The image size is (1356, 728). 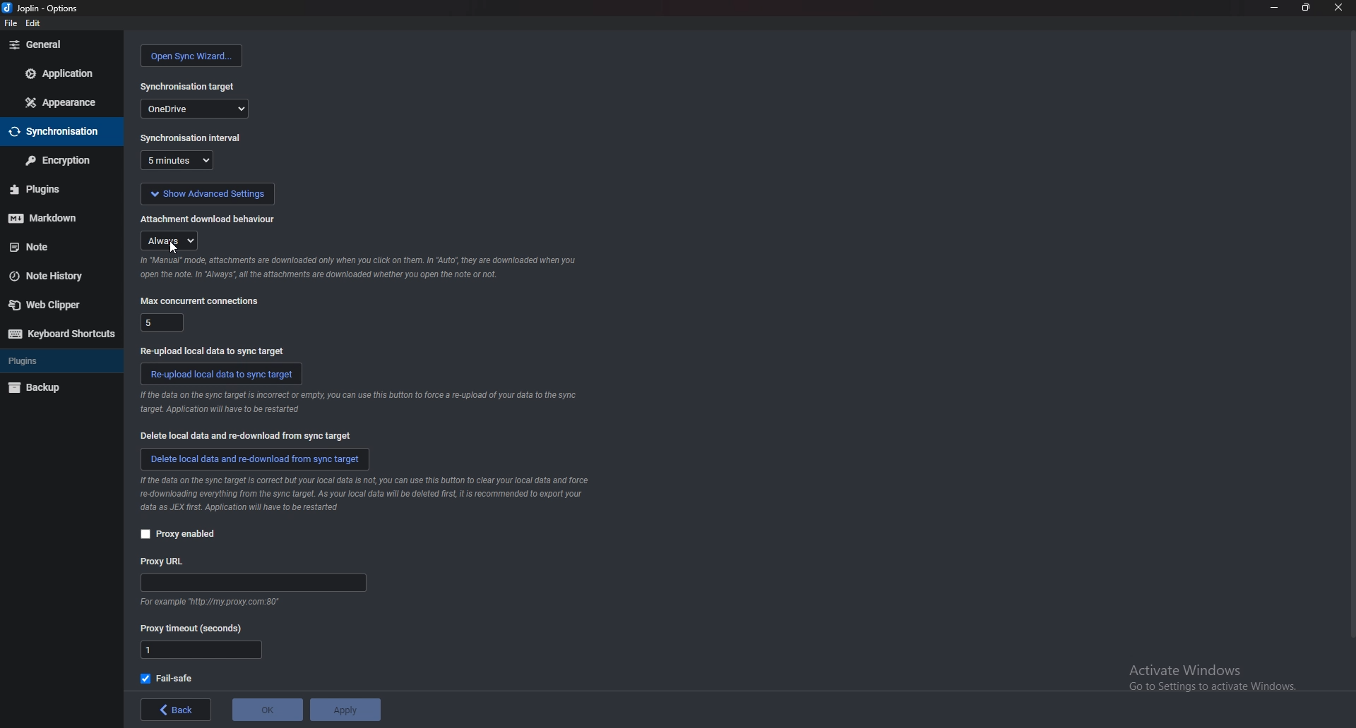 What do you see at coordinates (1337, 7) in the screenshot?
I see `close` at bounding box center [1337, 7].